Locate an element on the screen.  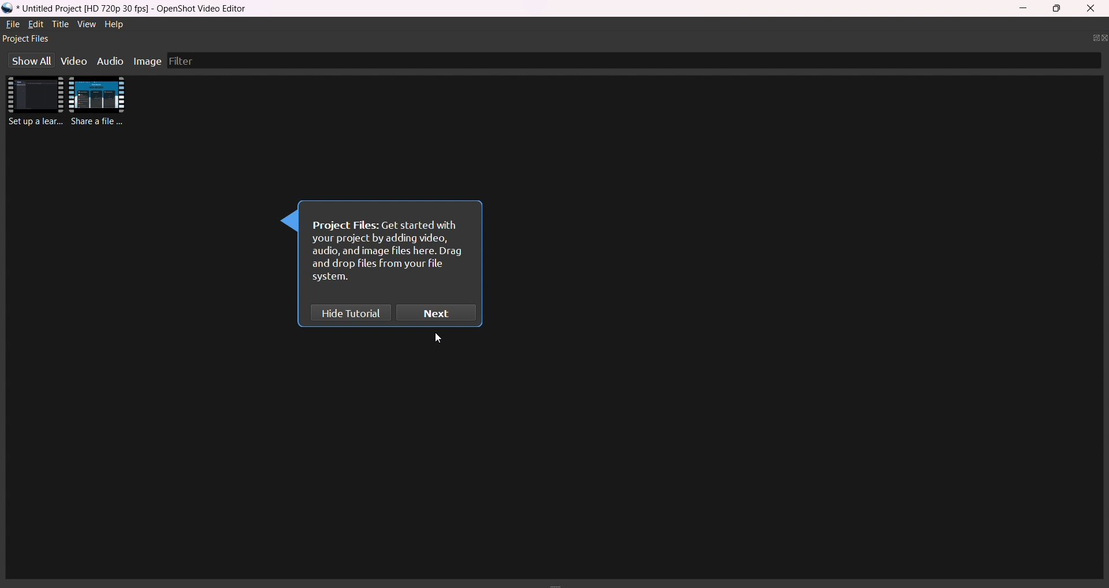
next is located at coordinates (436, 312).